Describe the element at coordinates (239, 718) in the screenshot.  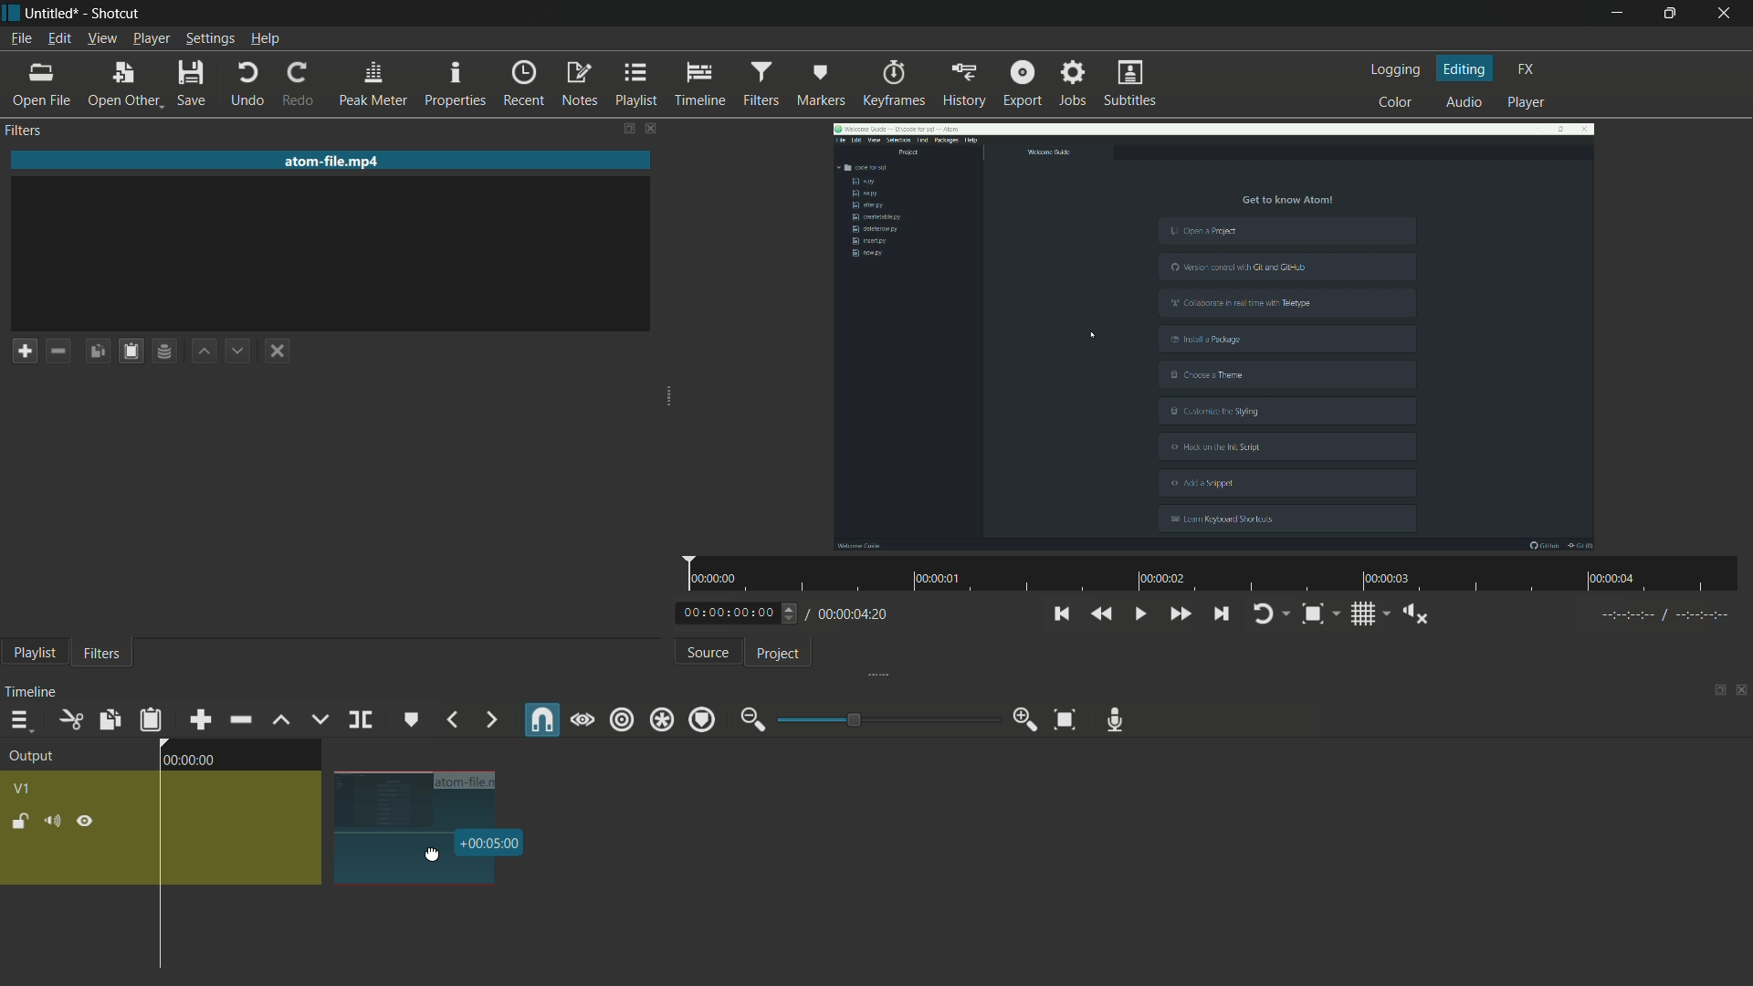
I see `ripple delete` at that location.